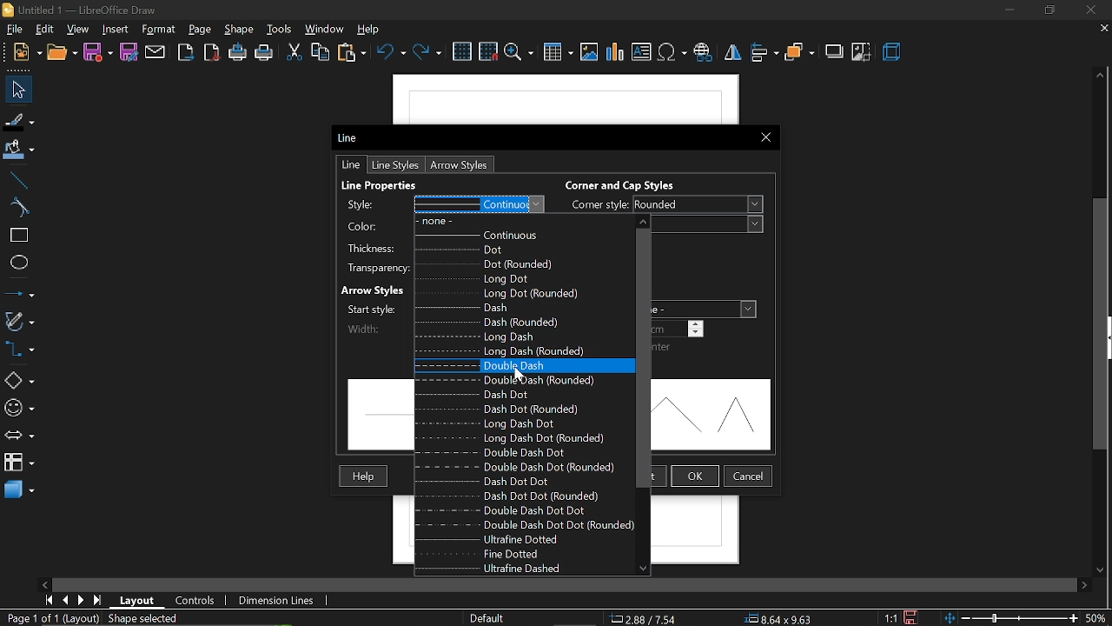 The image size is (1112, 626). I want to click on page style (Default), so click(491, 617).